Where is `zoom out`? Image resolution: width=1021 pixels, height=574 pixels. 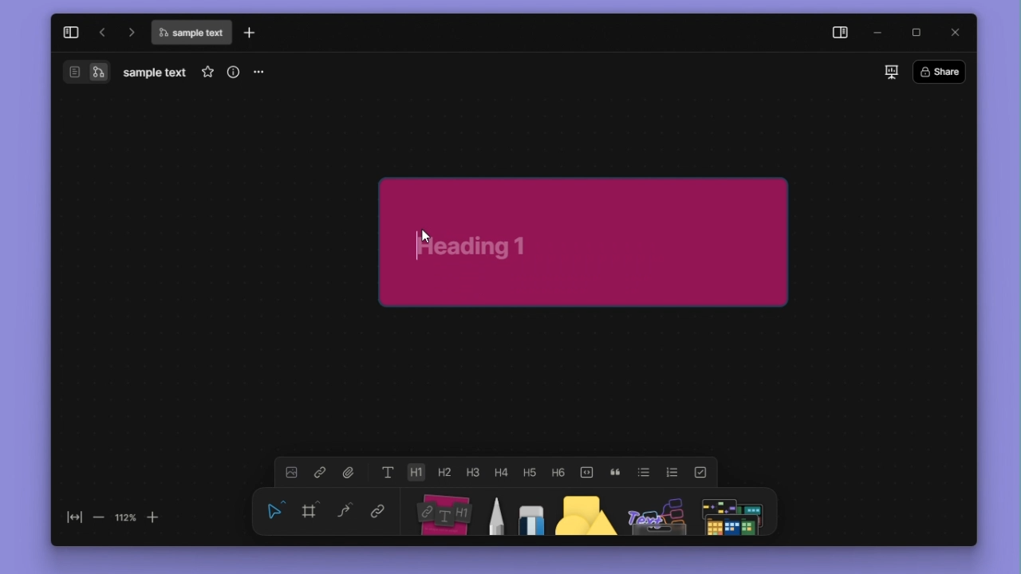 zoom out is located at coordinates (100, 518).